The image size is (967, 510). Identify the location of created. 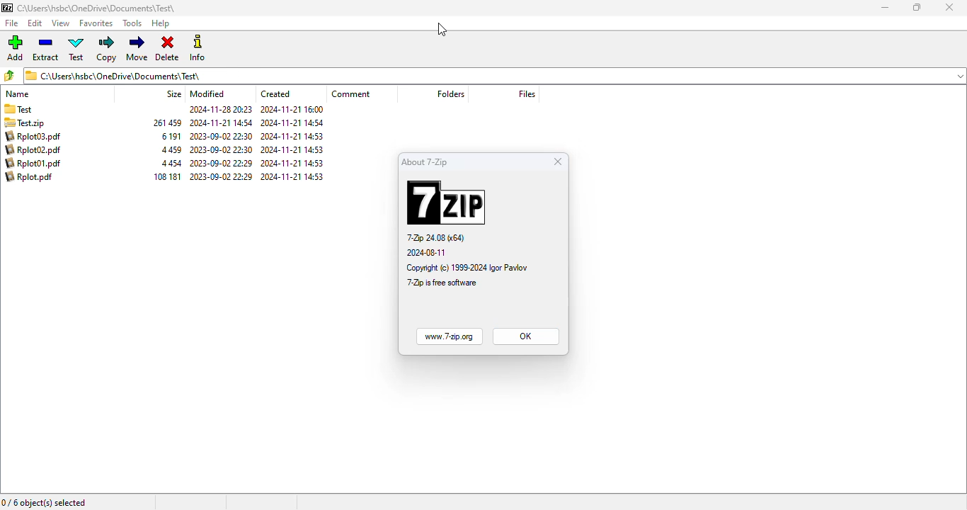
(275, 93).